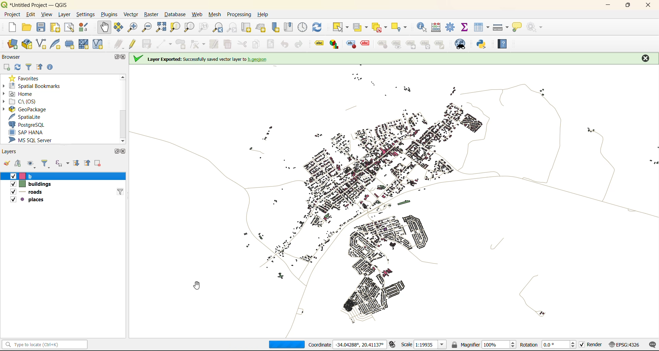 The image size is (659, 351). I want to click on save, so click(41, 28).